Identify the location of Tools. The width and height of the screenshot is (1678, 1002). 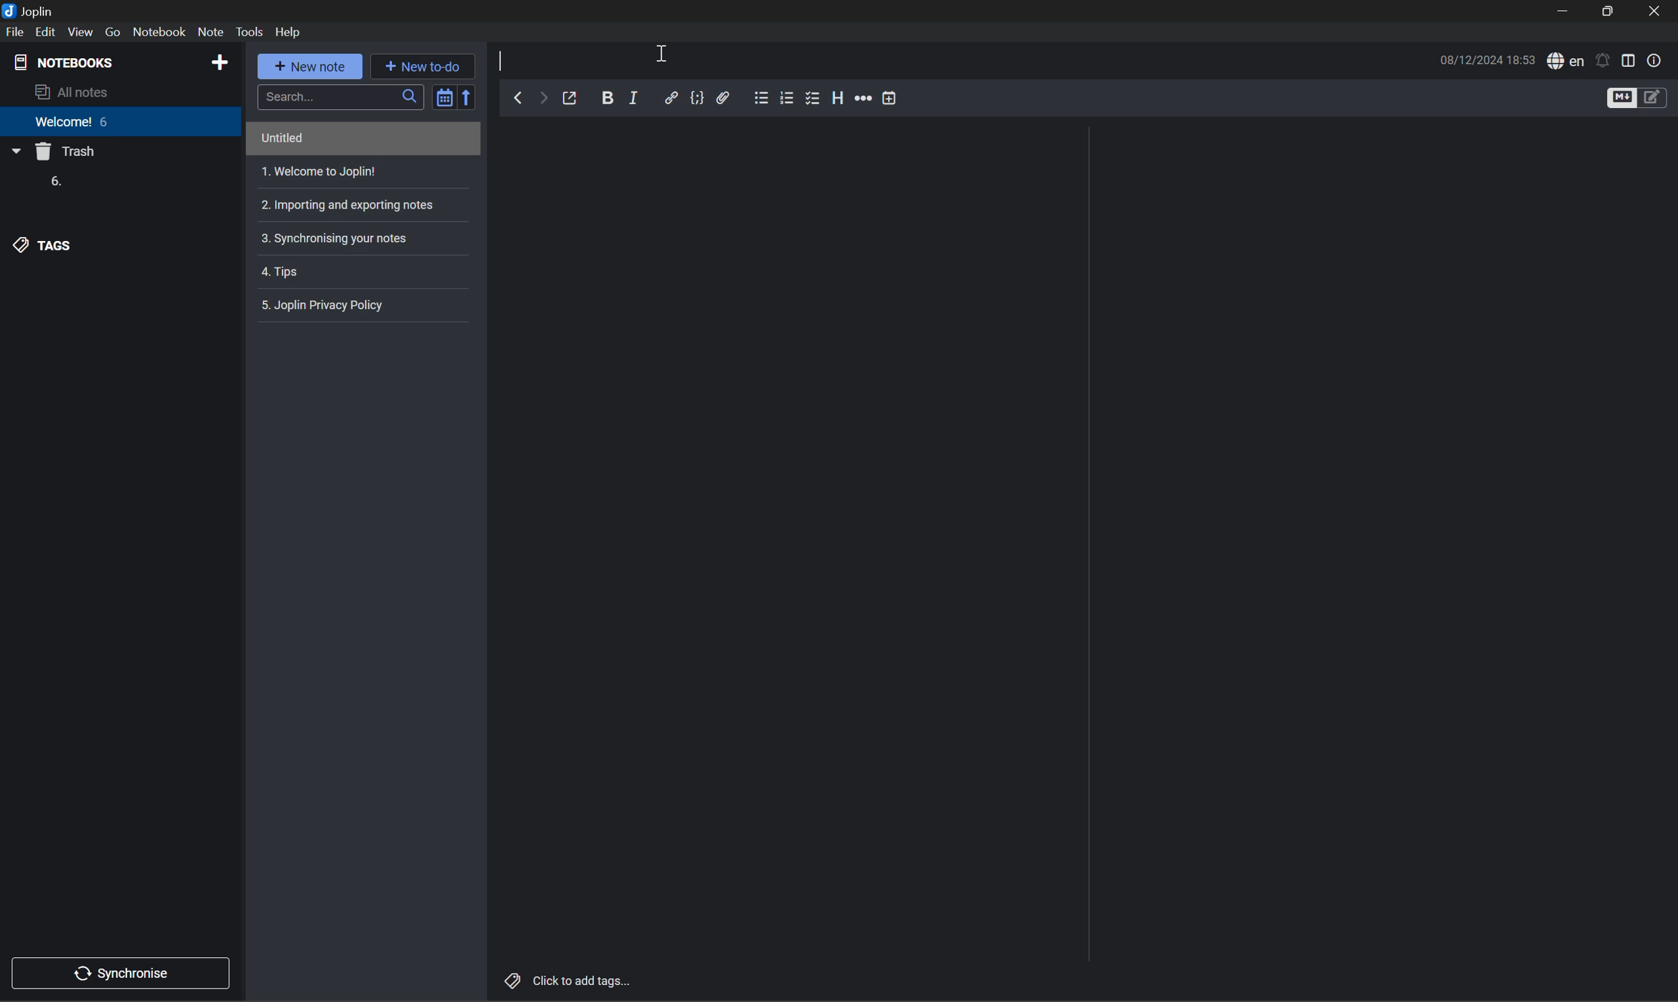
(252, 32).